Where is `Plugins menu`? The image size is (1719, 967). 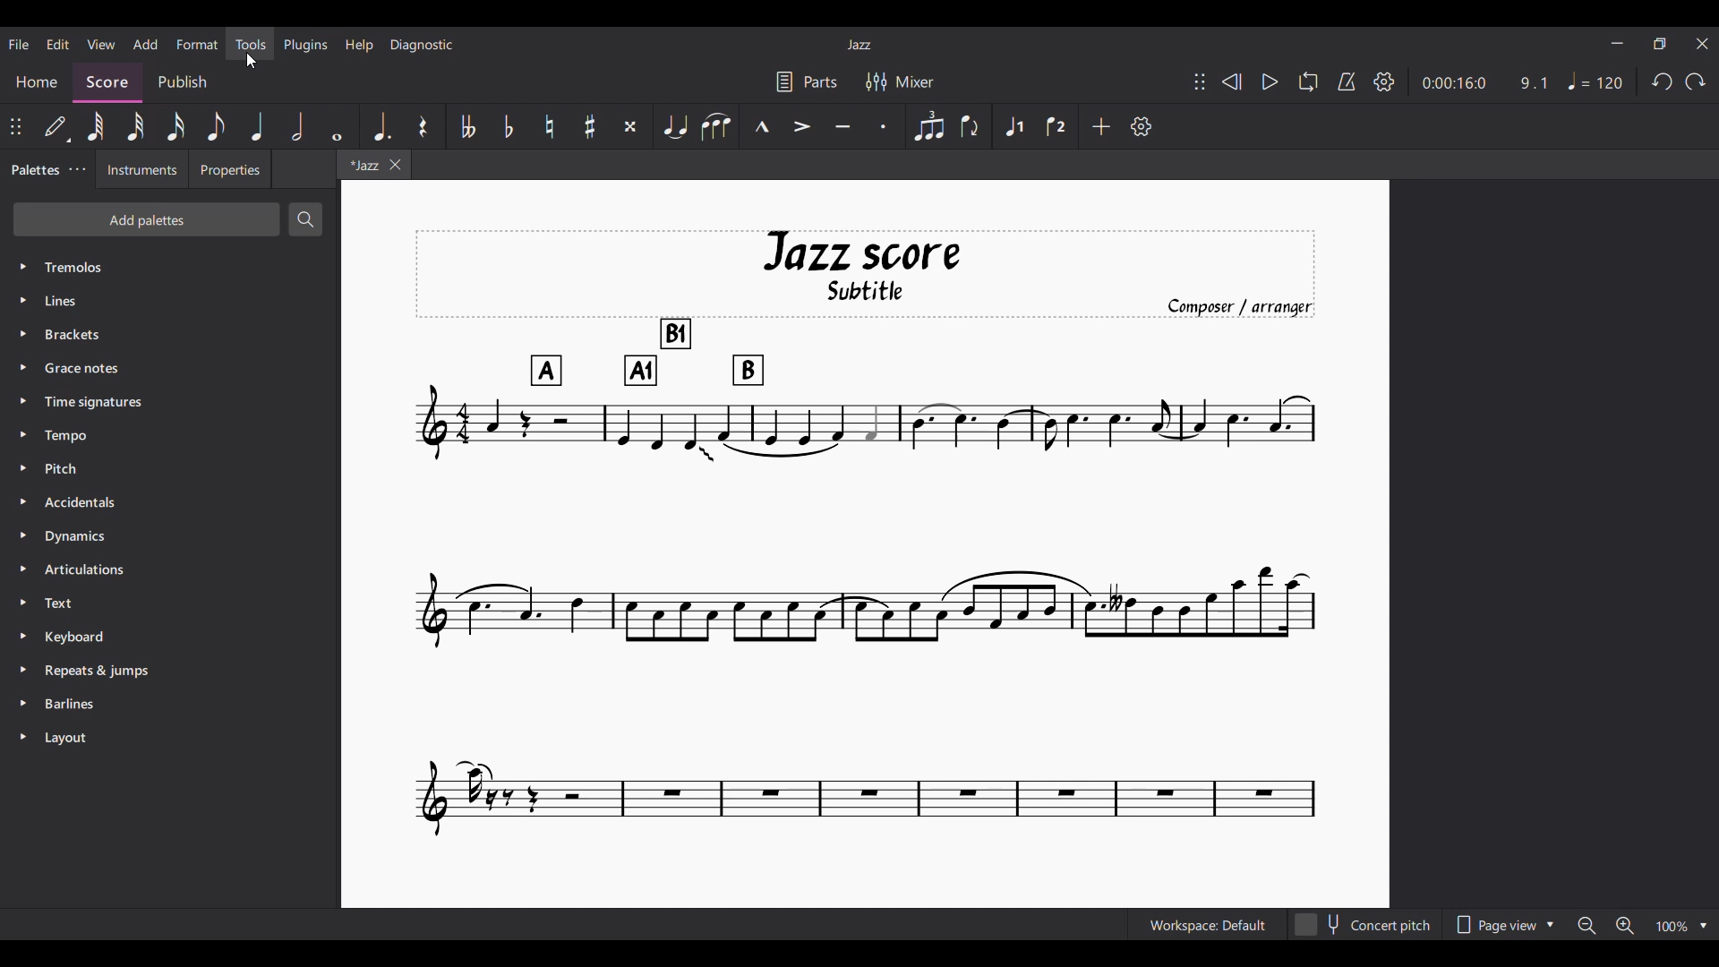
Plugins menu is located at coordinates (305, 45).